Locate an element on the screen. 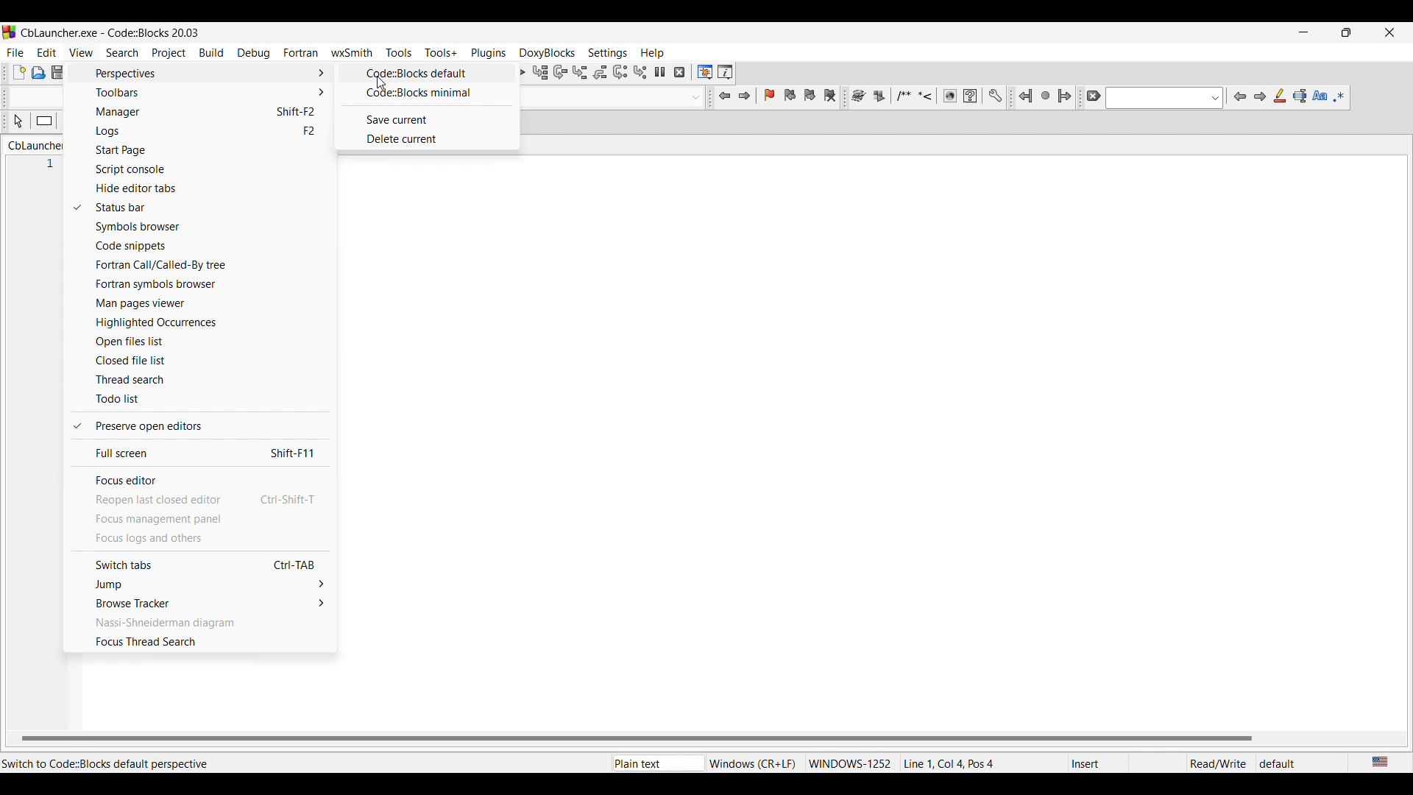  Current tab is located at coordinates (38, 145).